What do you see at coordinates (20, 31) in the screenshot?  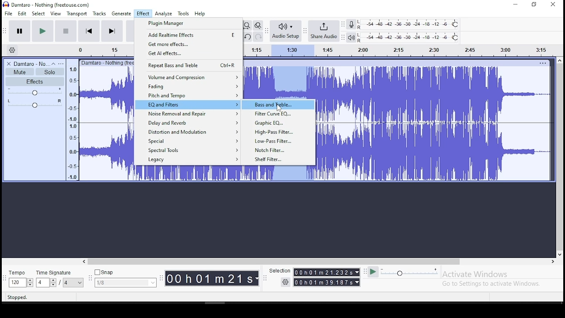 I see `pause` at bounding box center [20, 31].